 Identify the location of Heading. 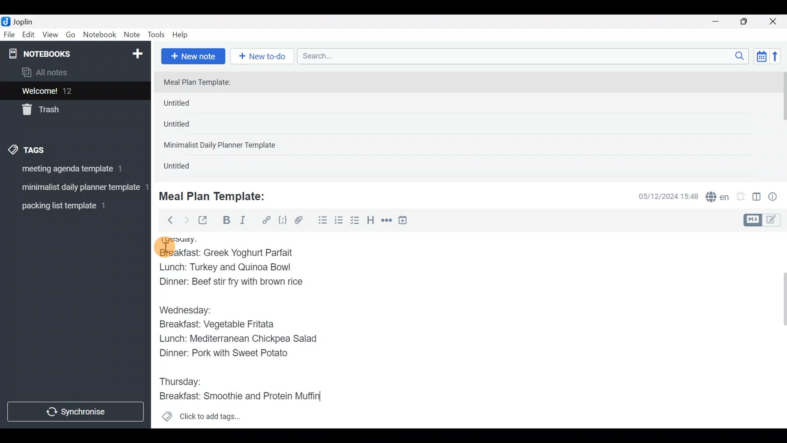
(371, 221).